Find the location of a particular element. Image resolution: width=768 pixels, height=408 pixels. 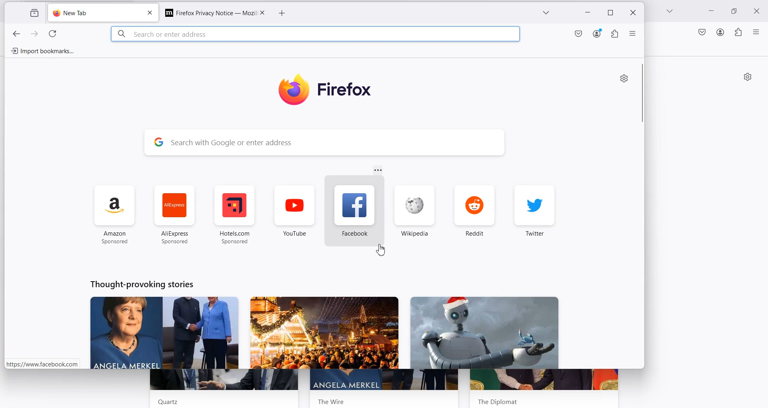

view recent browsing is located at coordinates (33, 14).